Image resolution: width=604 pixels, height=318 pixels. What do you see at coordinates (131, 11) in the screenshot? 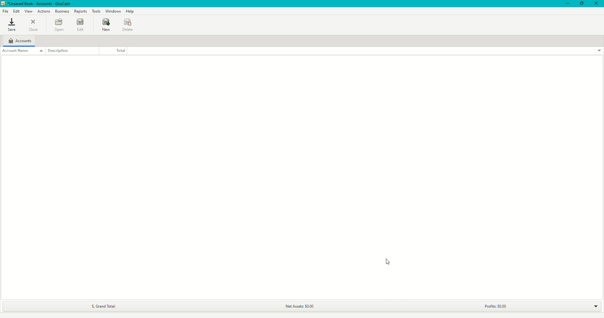
I see `Help` at bounding box center [131, 11].